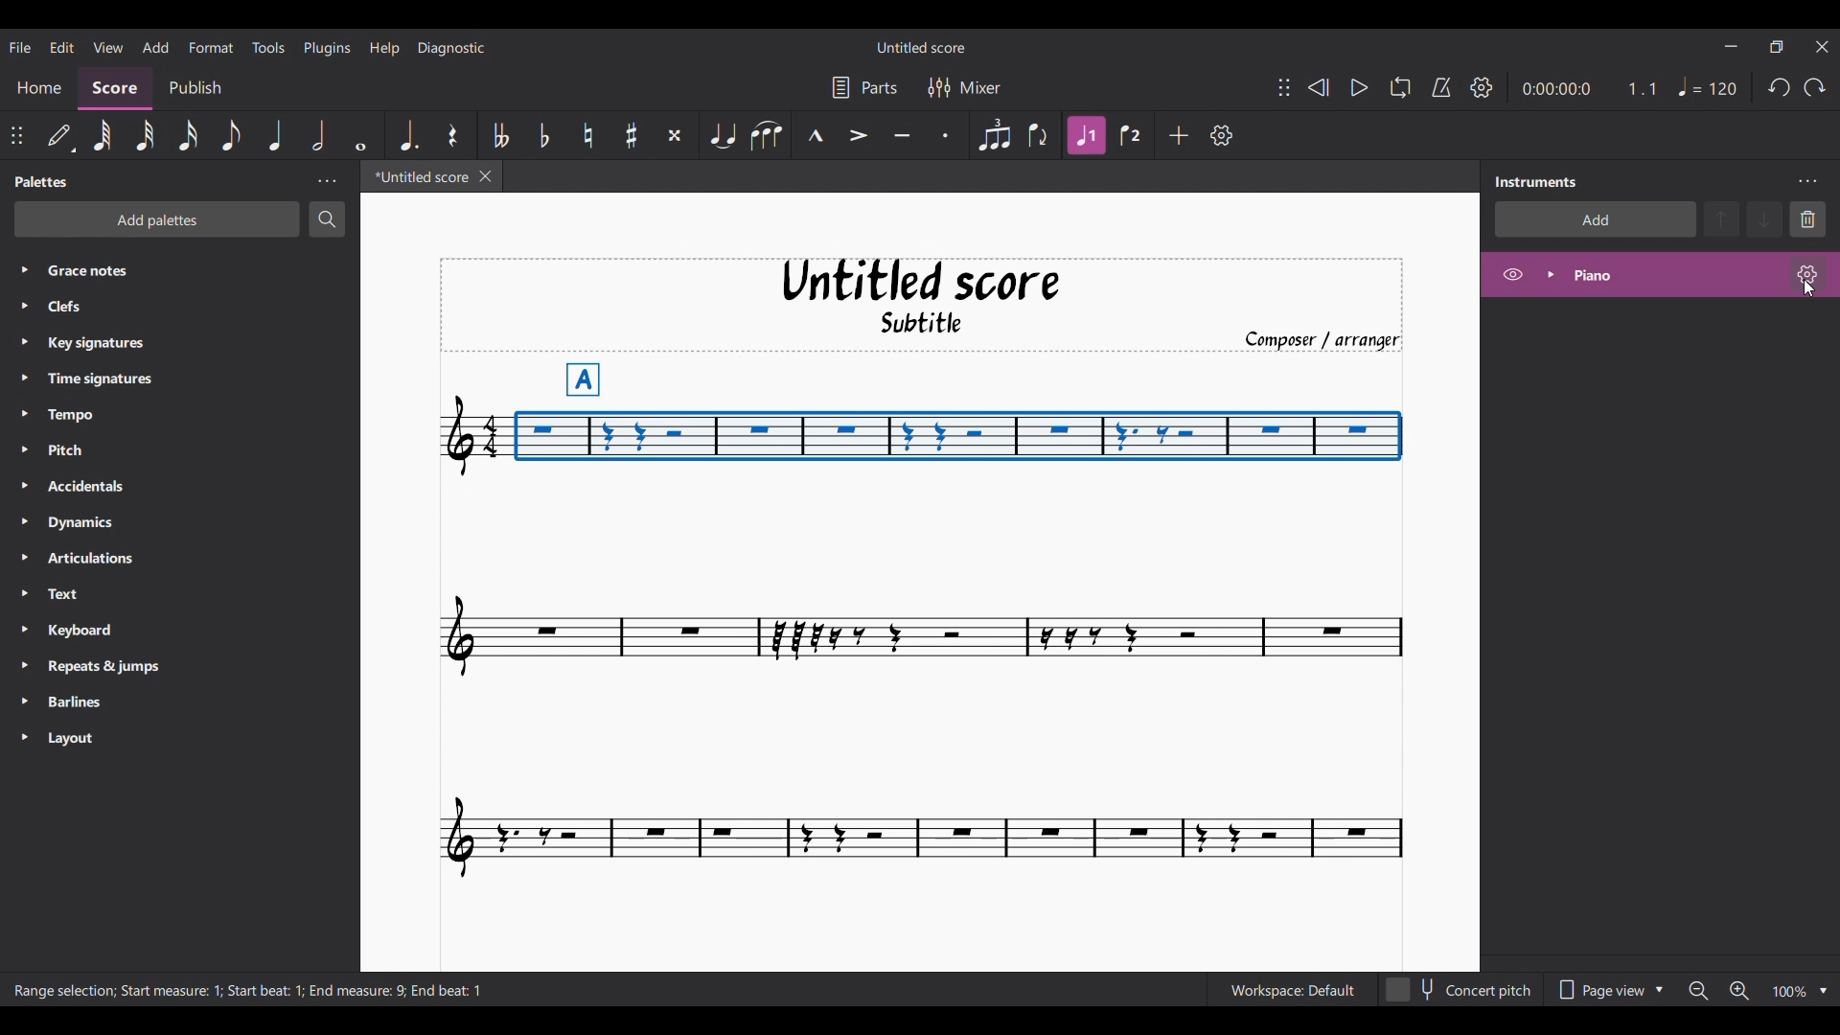  Describe the element at coordinates (194, 268) in the screenshot. I see `Grace notes` at that location.